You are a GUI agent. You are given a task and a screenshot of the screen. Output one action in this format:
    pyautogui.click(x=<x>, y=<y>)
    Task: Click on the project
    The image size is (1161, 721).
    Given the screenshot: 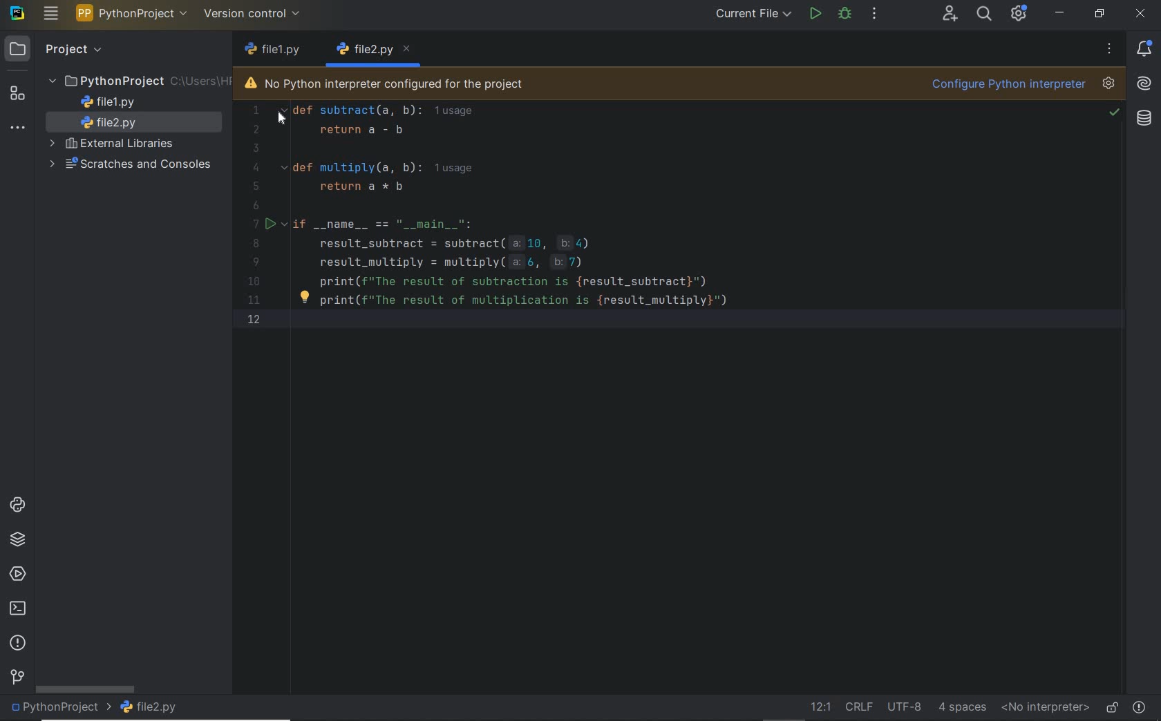 What is the action you would take?
    pyautogui.click(x=55, y=50)
    